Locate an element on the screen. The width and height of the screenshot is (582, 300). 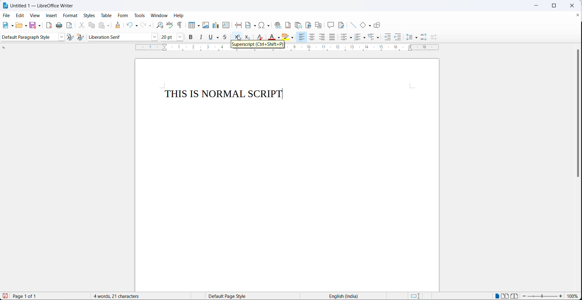
toggle formatting marks is located at coordinates (180, 25).